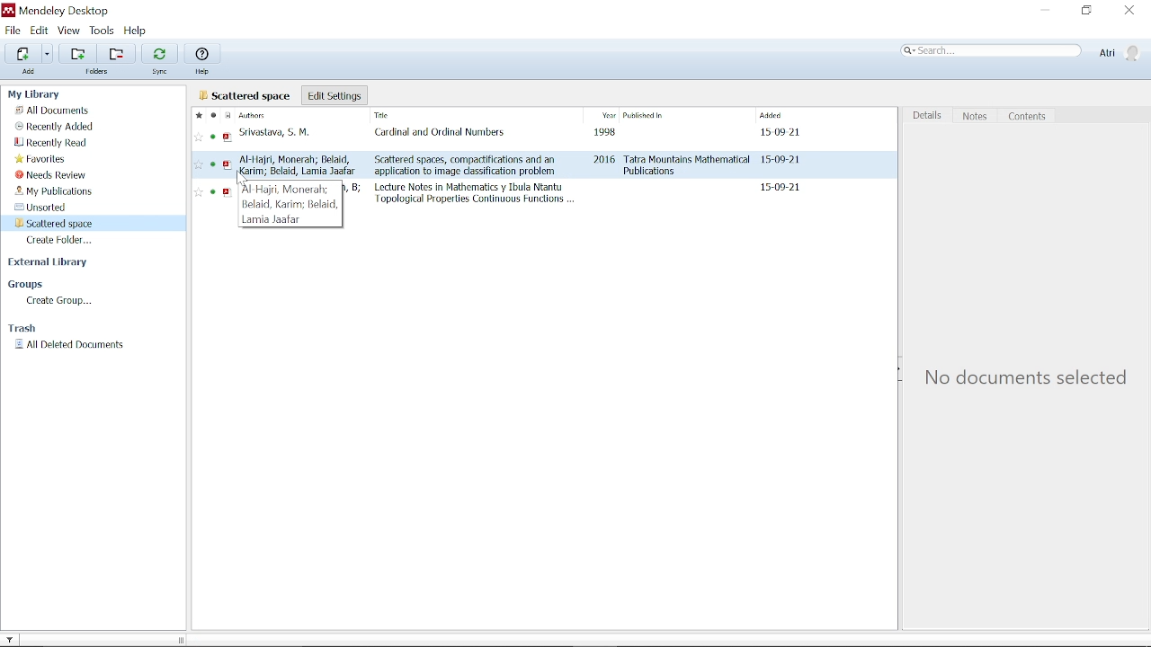 Image resolution: width=1151 pixels, height=647 pixels. What do you see at coordinates (212, 171) in the screenshot?
I see `Read/unread status` at bounding box center [212, 171].